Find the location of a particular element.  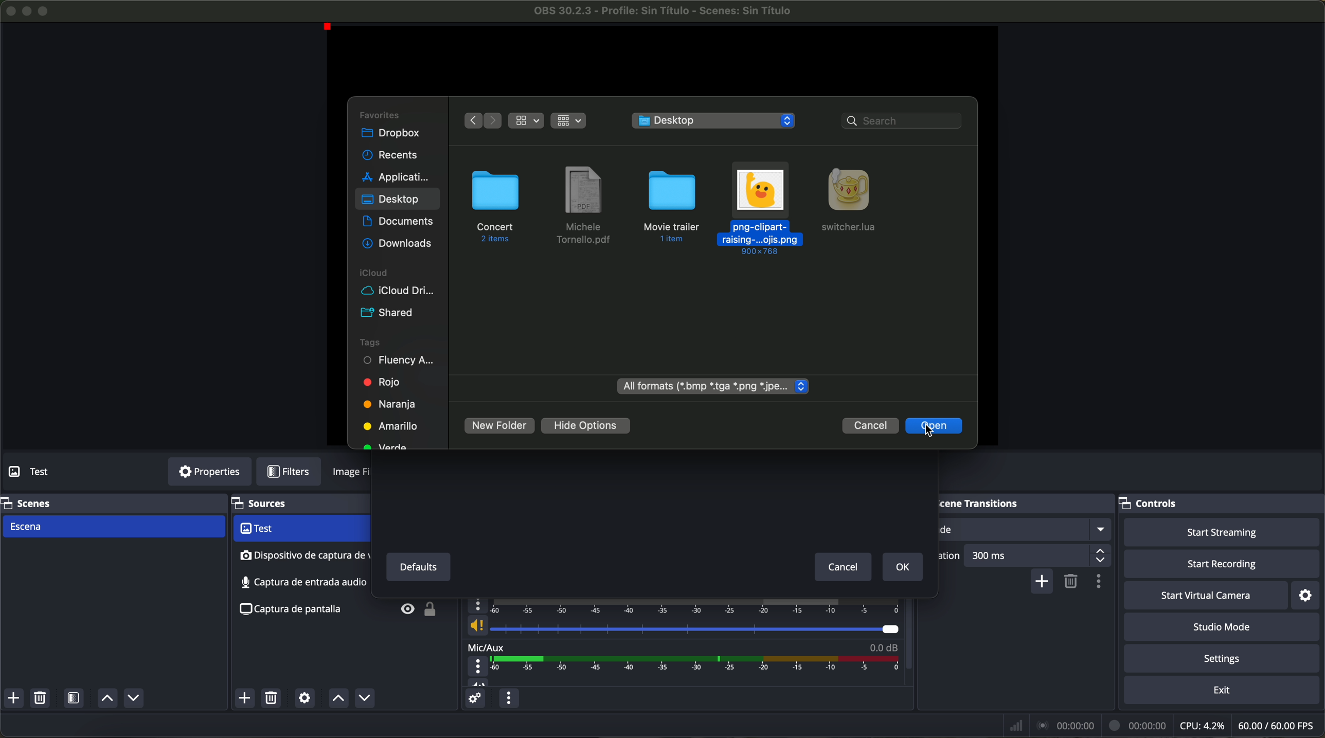

controls is located at coordinates (1158, 501).